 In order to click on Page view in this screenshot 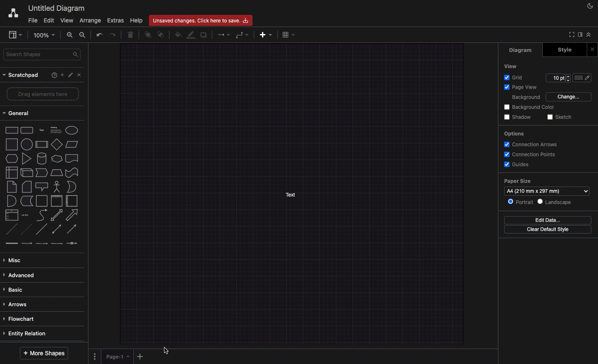, I will do `click(521, 87)`.